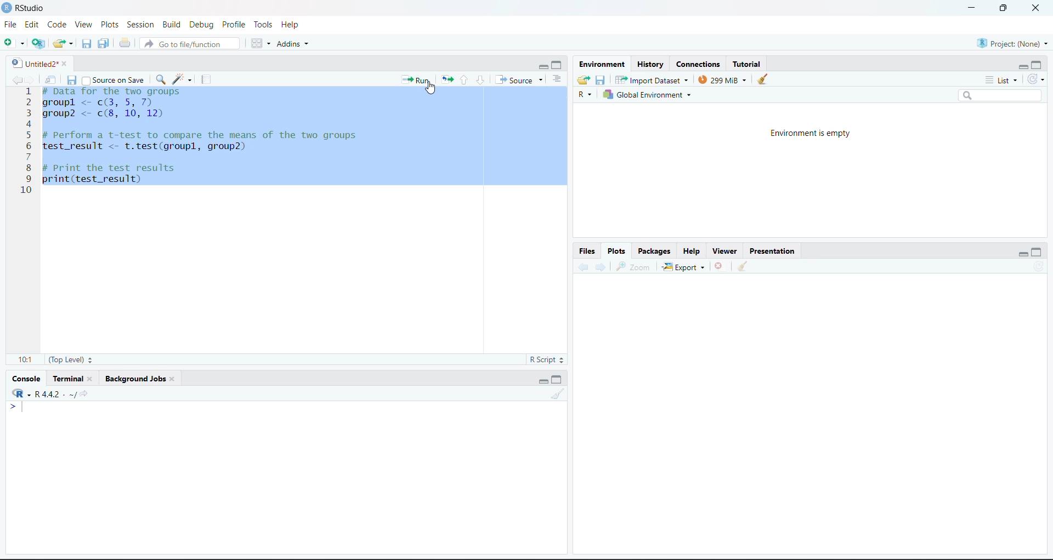  What do you see at coordinates (57, 25) in the screenshot?
I see `Code` at bounding box center [57, 25].